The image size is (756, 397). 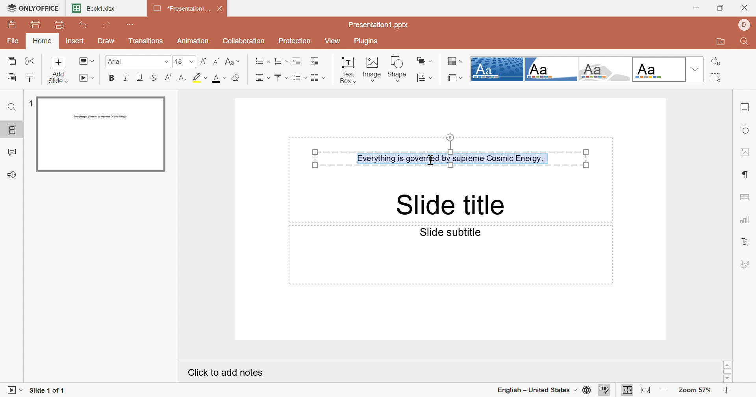 What do you see at coordinates (368, 42) in the screenshot?
I see `Plugins` at bounding box center [368, 42].